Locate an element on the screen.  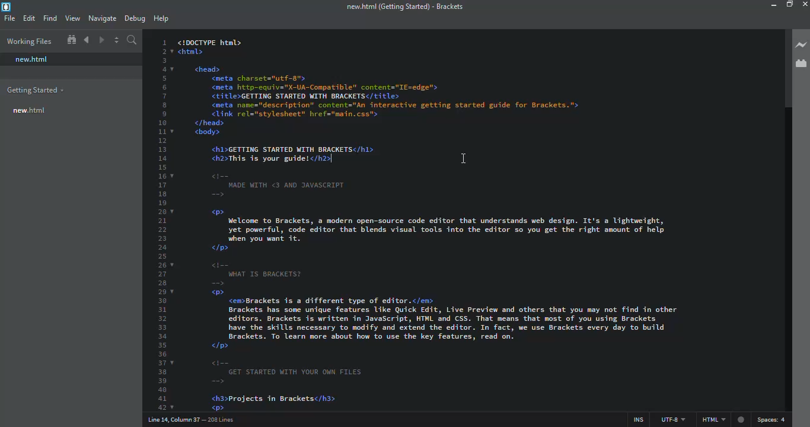
file is located at coordinates (9, 19).